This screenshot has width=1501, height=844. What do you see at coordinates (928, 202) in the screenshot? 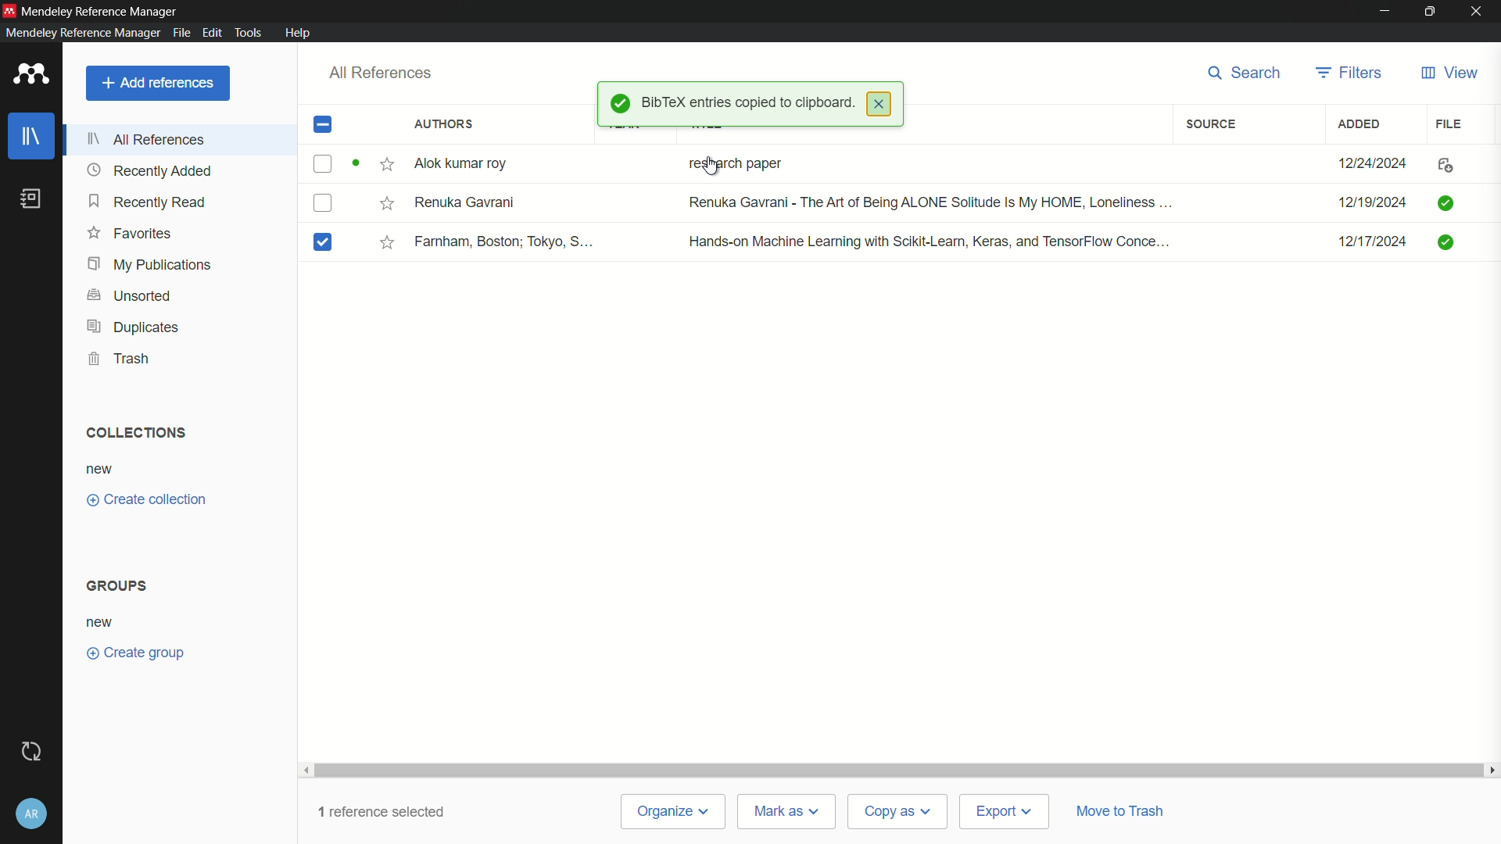
I see `Renuka Gavrani - The Art of Being ALONE Solitude is my HOME, Loneliness...` at bounding box center [928, 202].